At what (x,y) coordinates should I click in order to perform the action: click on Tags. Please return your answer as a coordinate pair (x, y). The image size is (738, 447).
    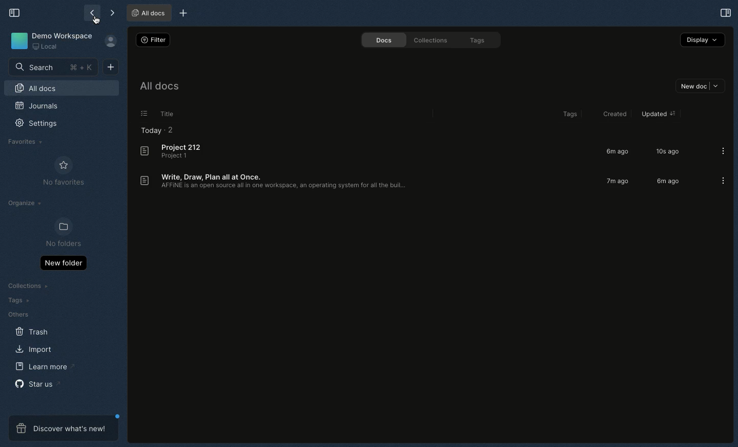
    Looking at the image, I should click on (480, 40).